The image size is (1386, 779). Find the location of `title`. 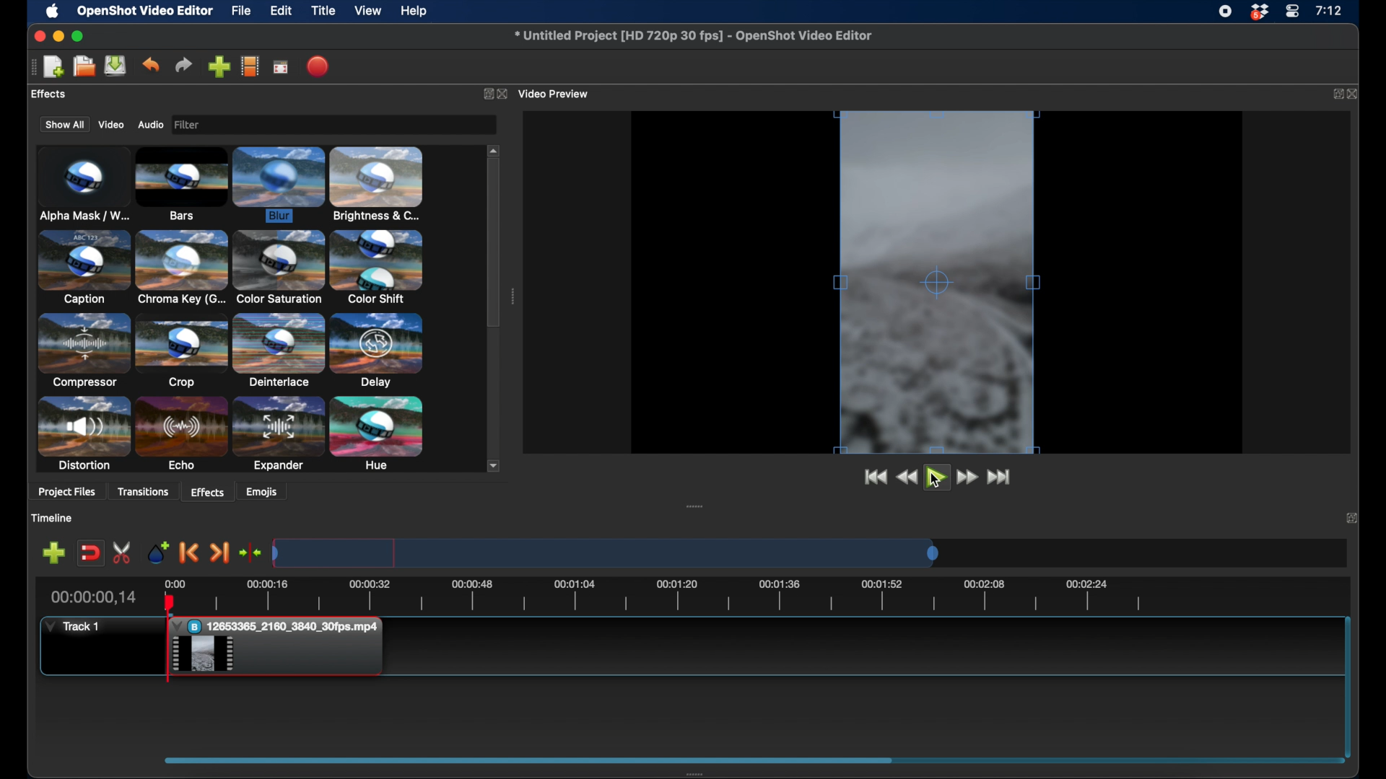

title is located at coordinates (323, 11).